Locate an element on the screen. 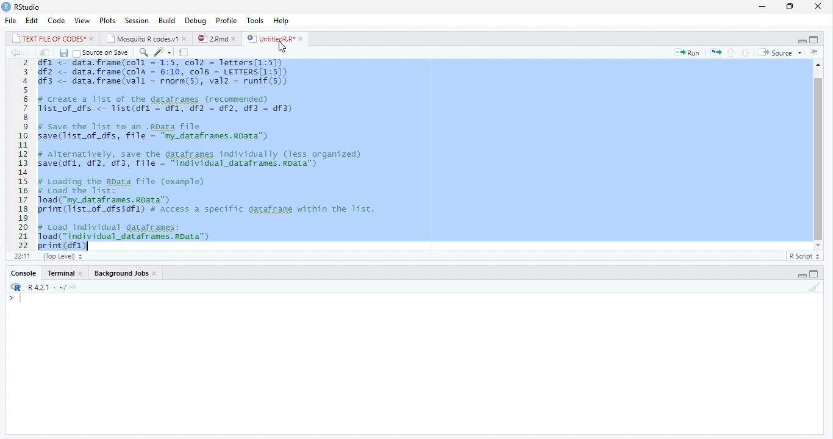 The width and height of the screenshot is (833, 439). View is located at coordinates (82, 21).